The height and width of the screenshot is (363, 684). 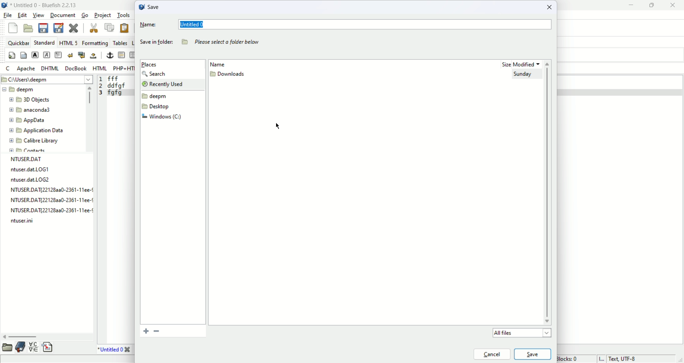 What do you see at coordinates (35, 55) in the screenshot?
I see `strong` at bounding box center [35, 55].